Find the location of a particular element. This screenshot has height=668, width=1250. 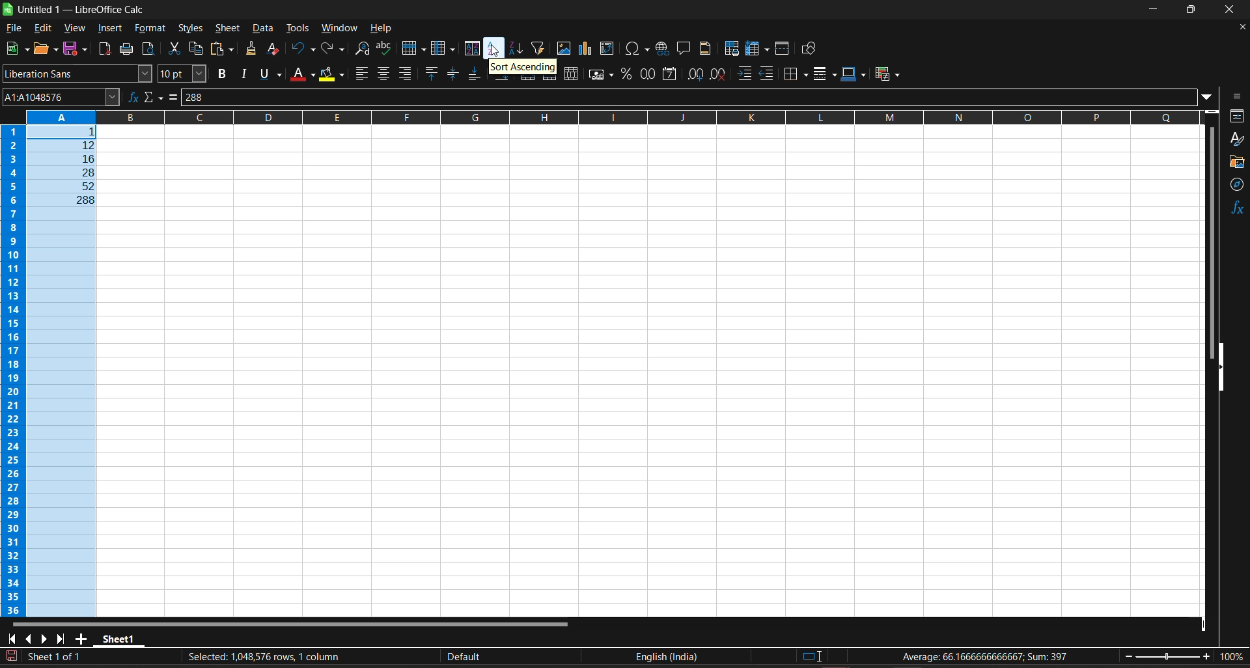

insert is located at coordinates (111, 29).